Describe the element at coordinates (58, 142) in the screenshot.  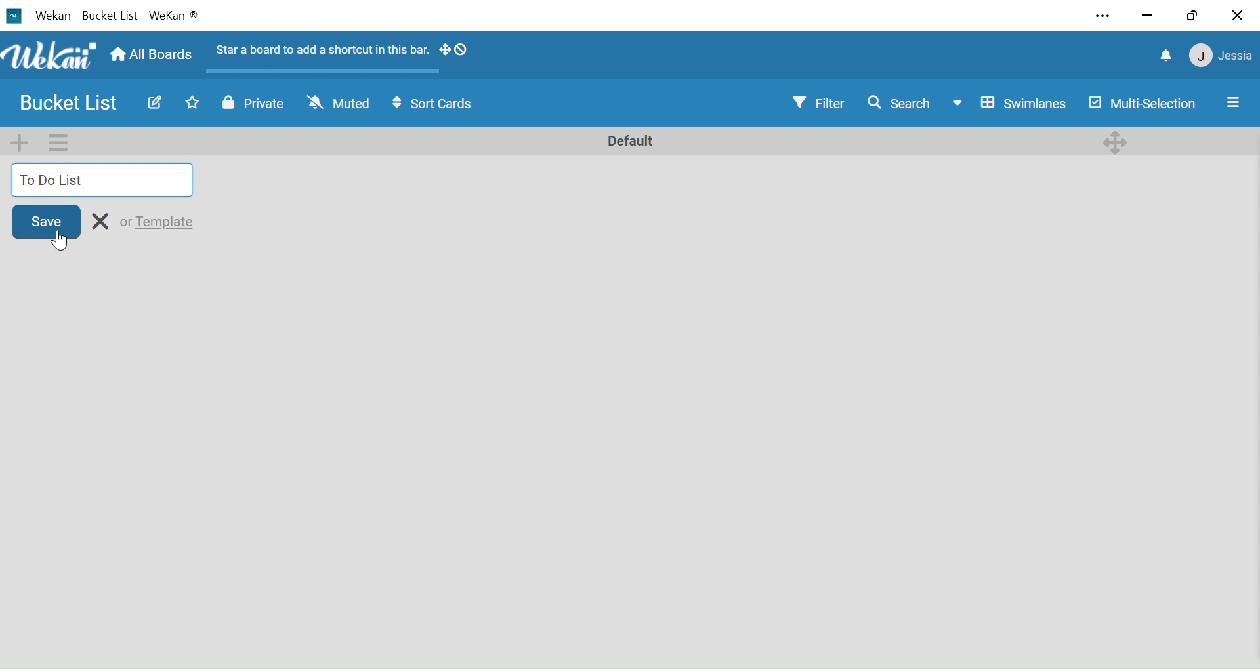
I see `Swimlane Actions` at that location.